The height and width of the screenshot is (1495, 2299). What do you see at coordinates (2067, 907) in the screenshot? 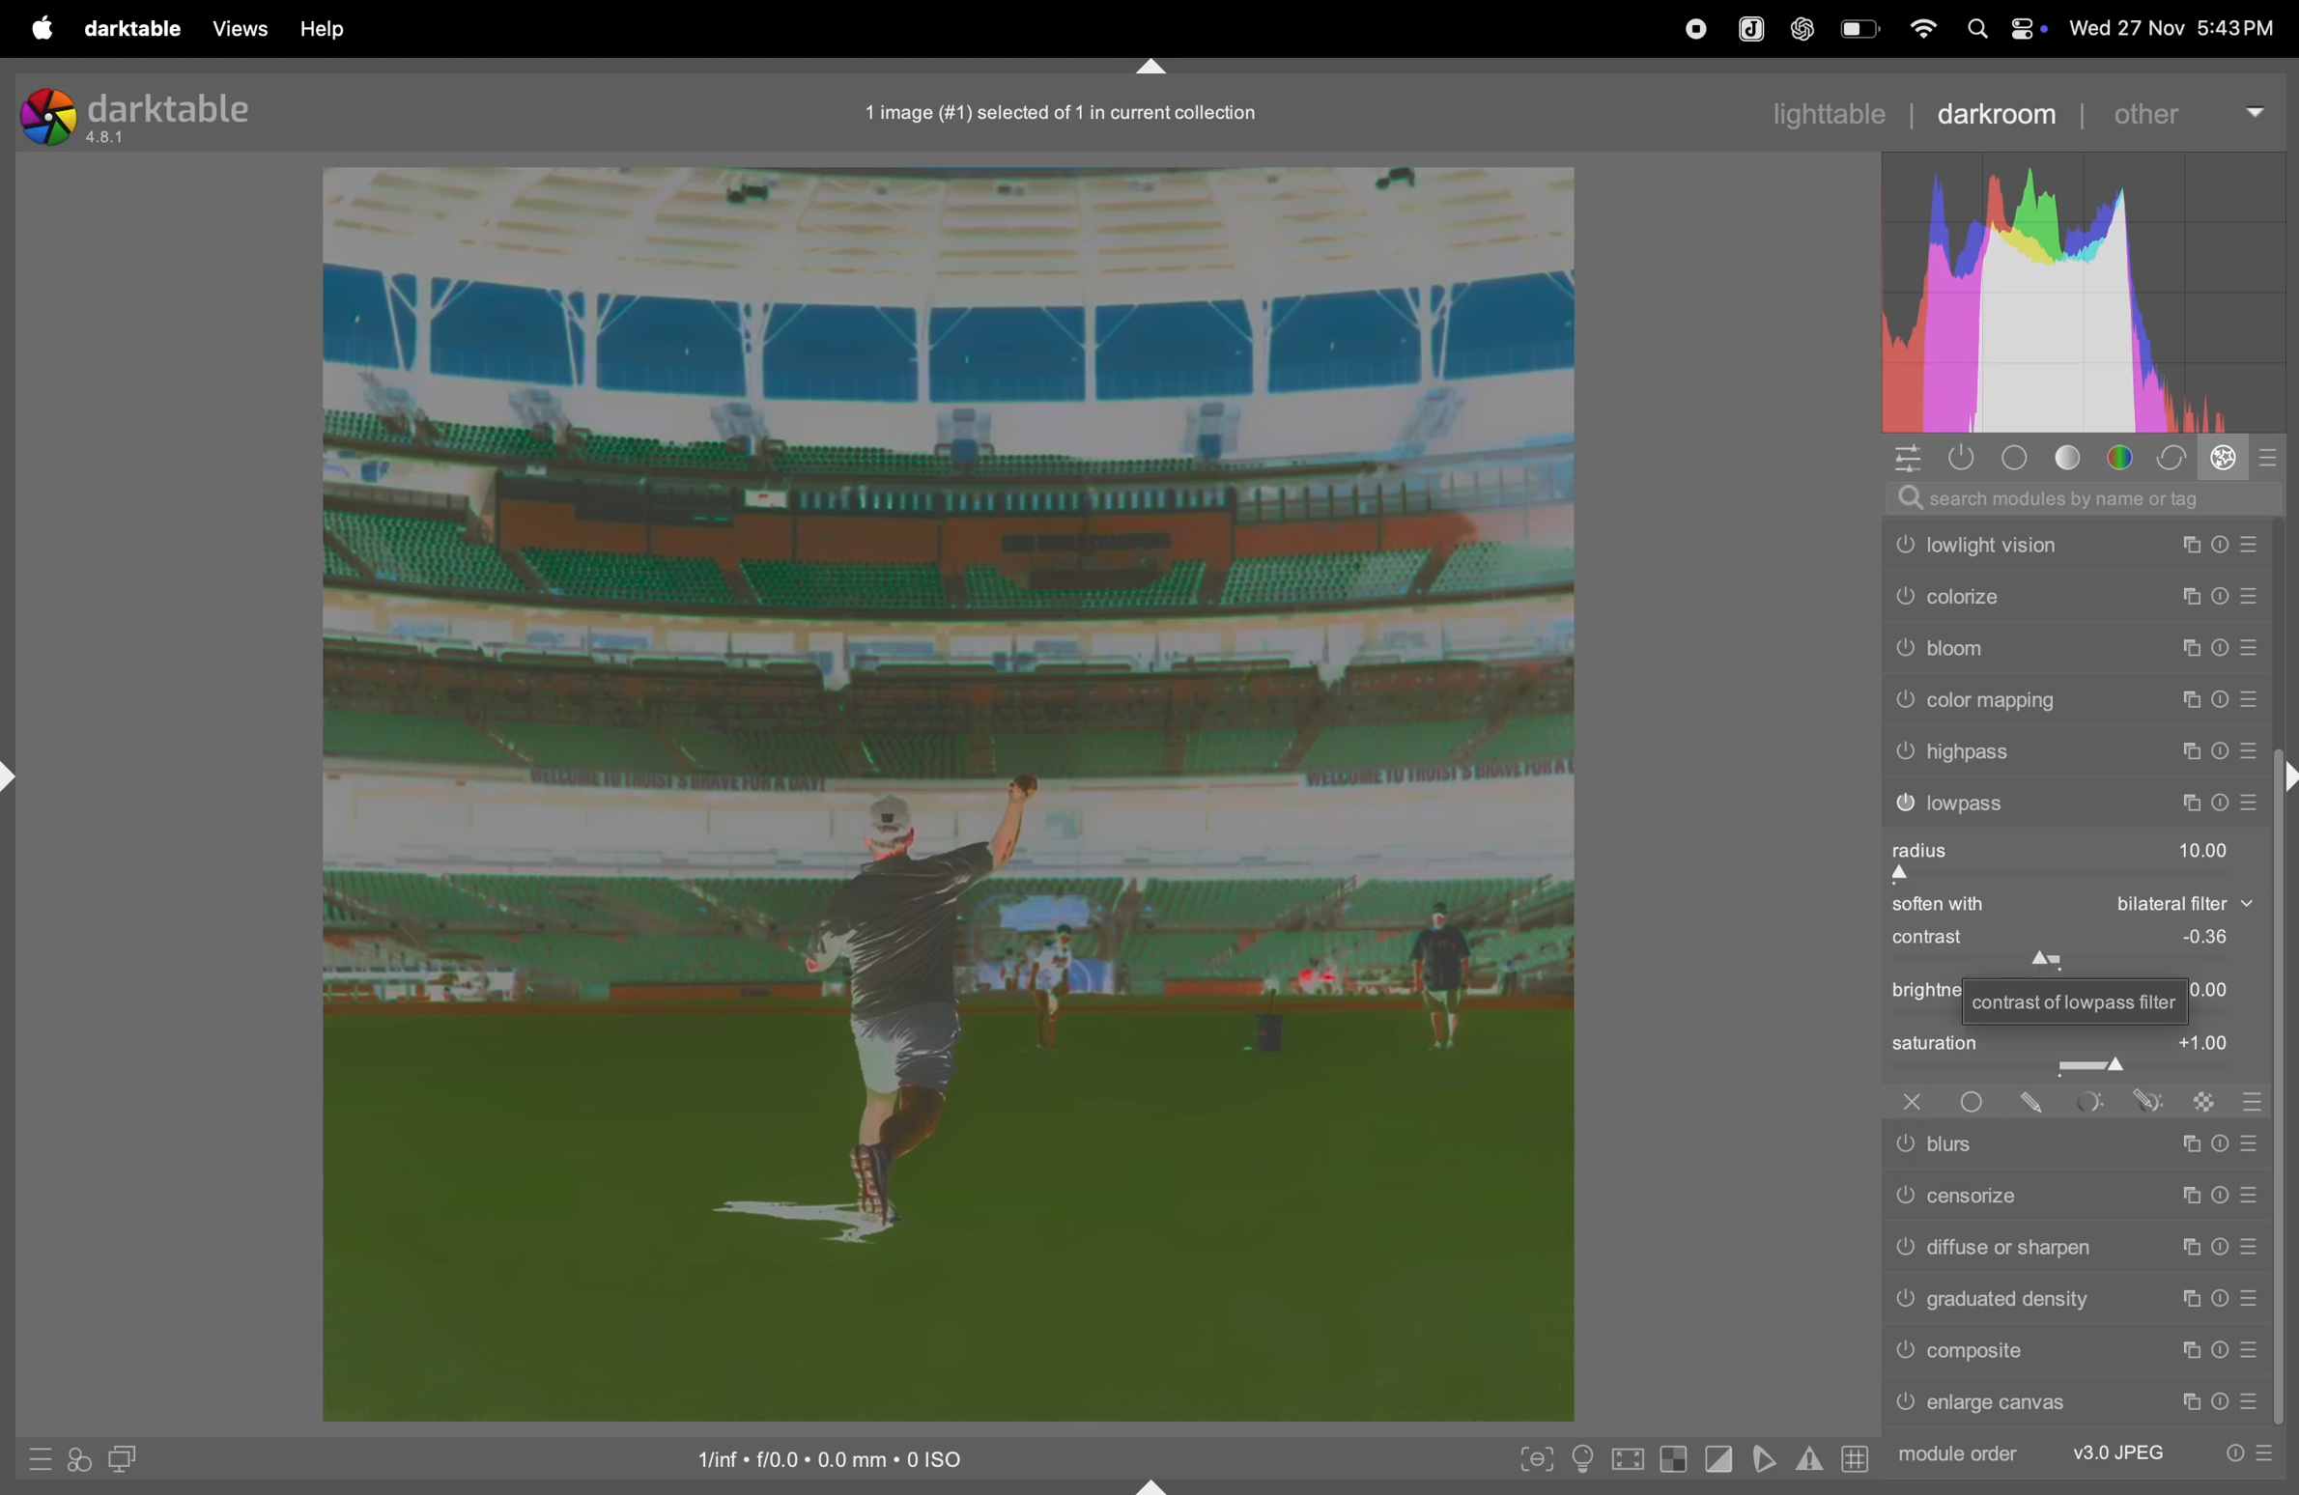
I see `soften with bilateral filter` at bounding box center [2067, 907].